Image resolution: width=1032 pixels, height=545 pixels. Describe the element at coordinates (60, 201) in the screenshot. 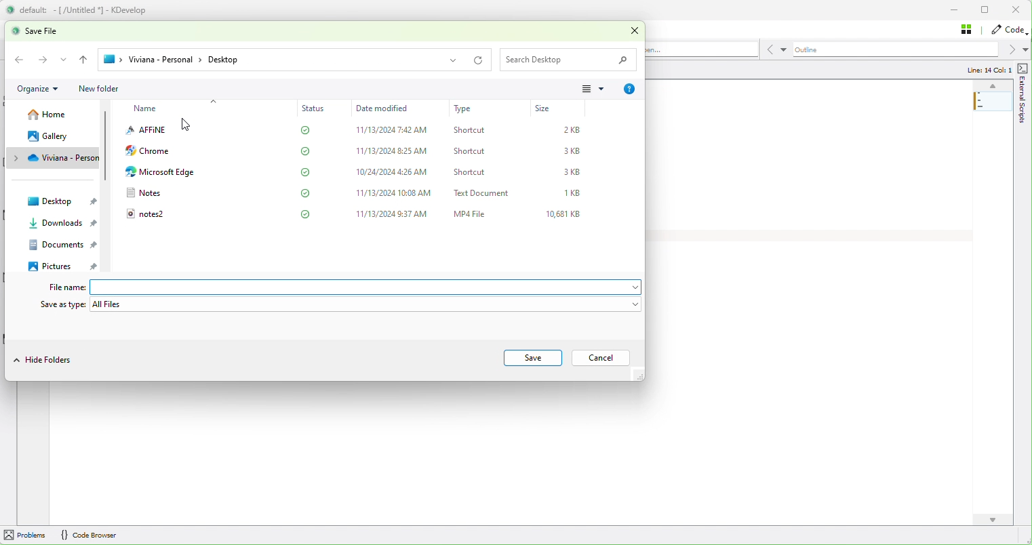

I see `Desktop` at that location.